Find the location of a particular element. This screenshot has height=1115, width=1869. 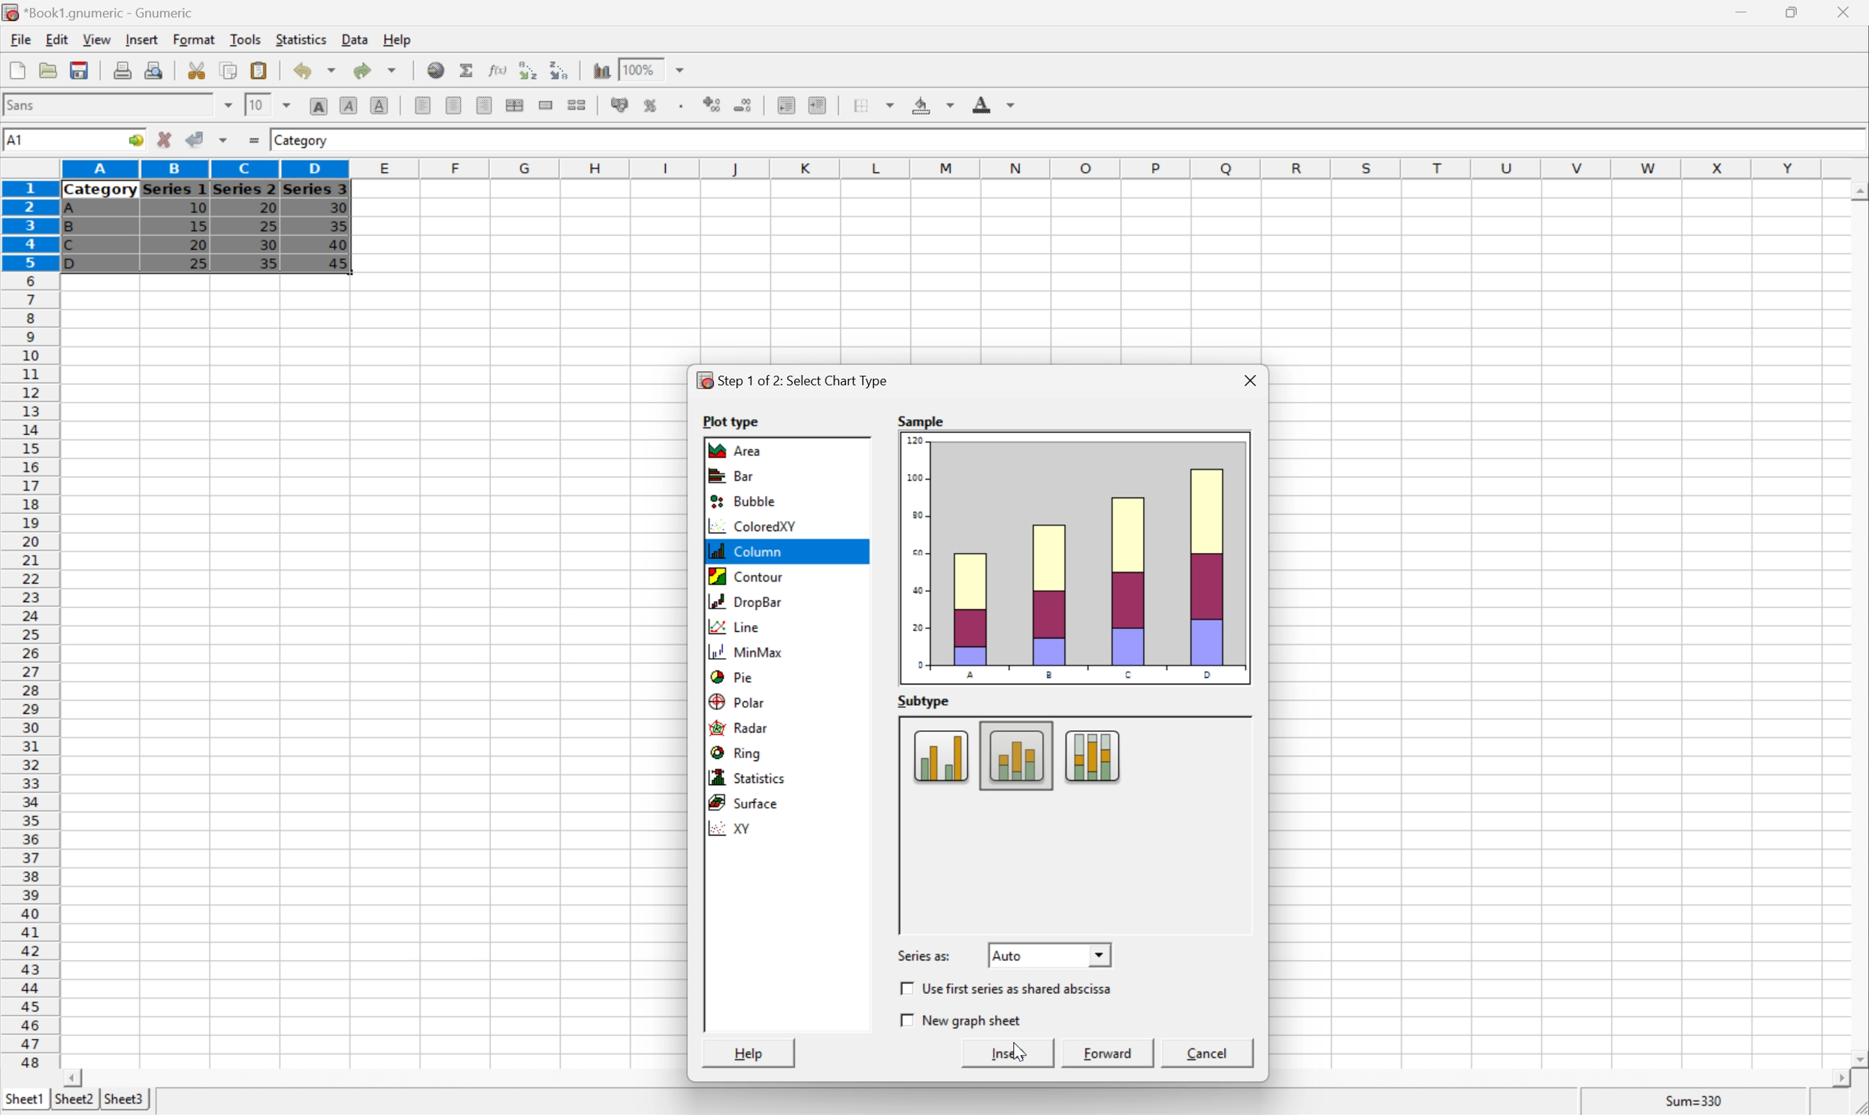

Merge a range of cells is located at coordinates (545, 104).